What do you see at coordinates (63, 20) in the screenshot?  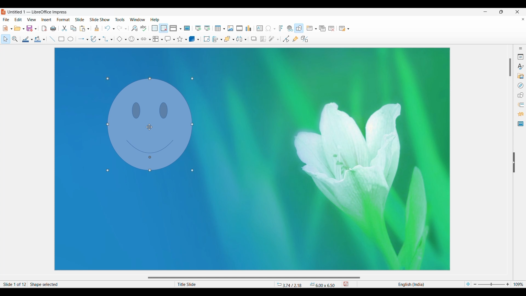 I see `Format` at bounding box center [63, 20].